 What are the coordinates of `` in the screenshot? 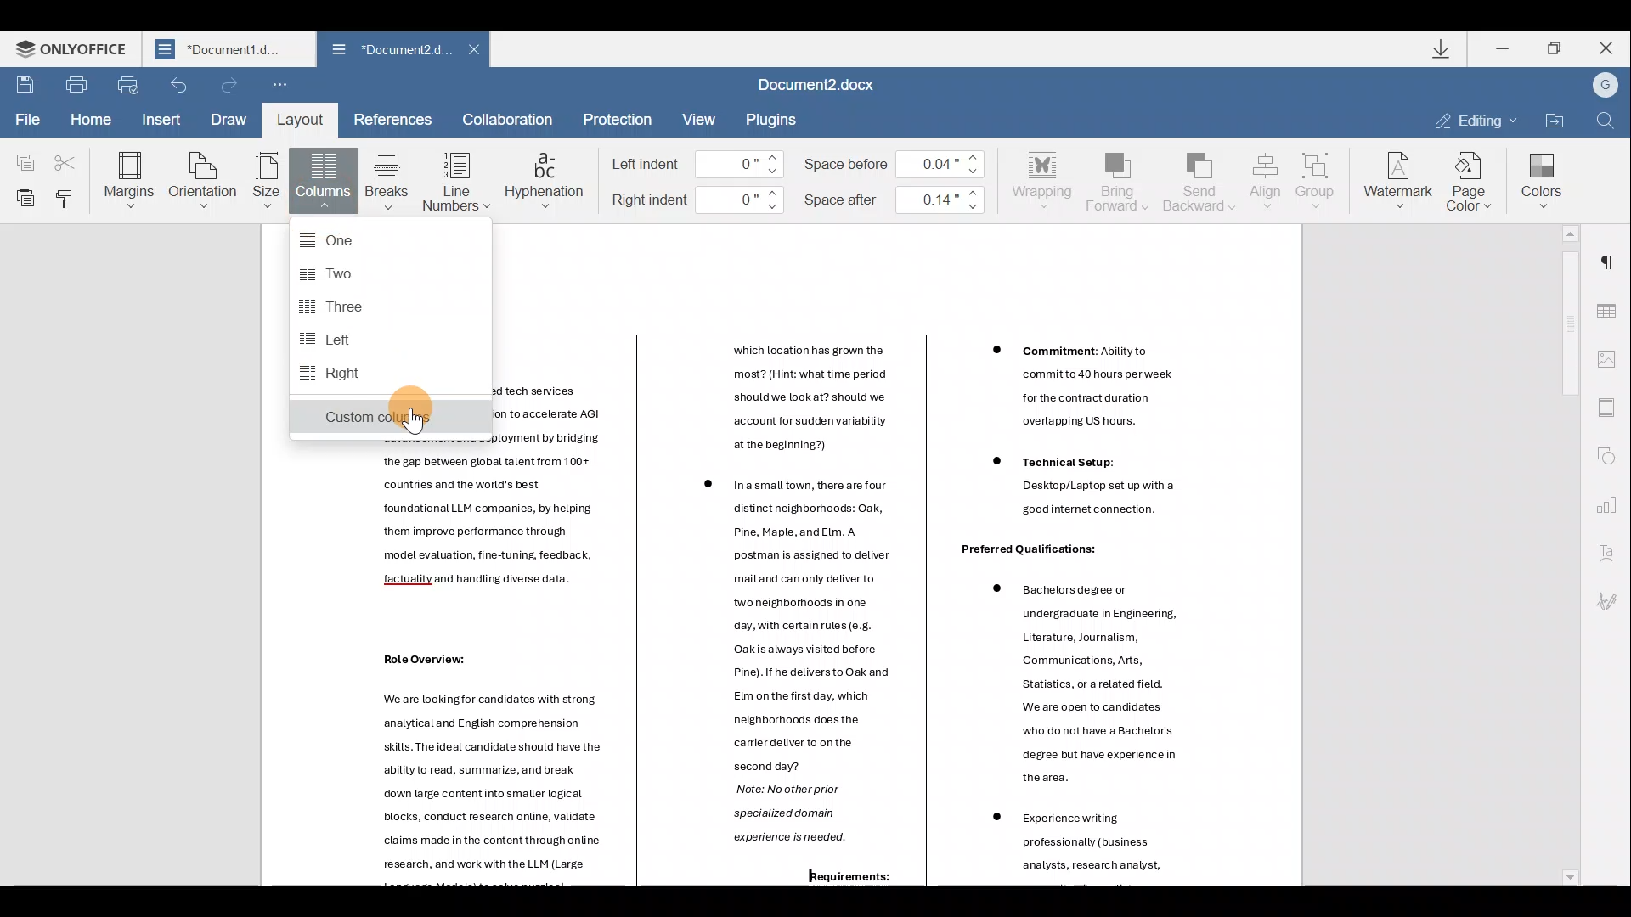 It's located at (1072, 681).